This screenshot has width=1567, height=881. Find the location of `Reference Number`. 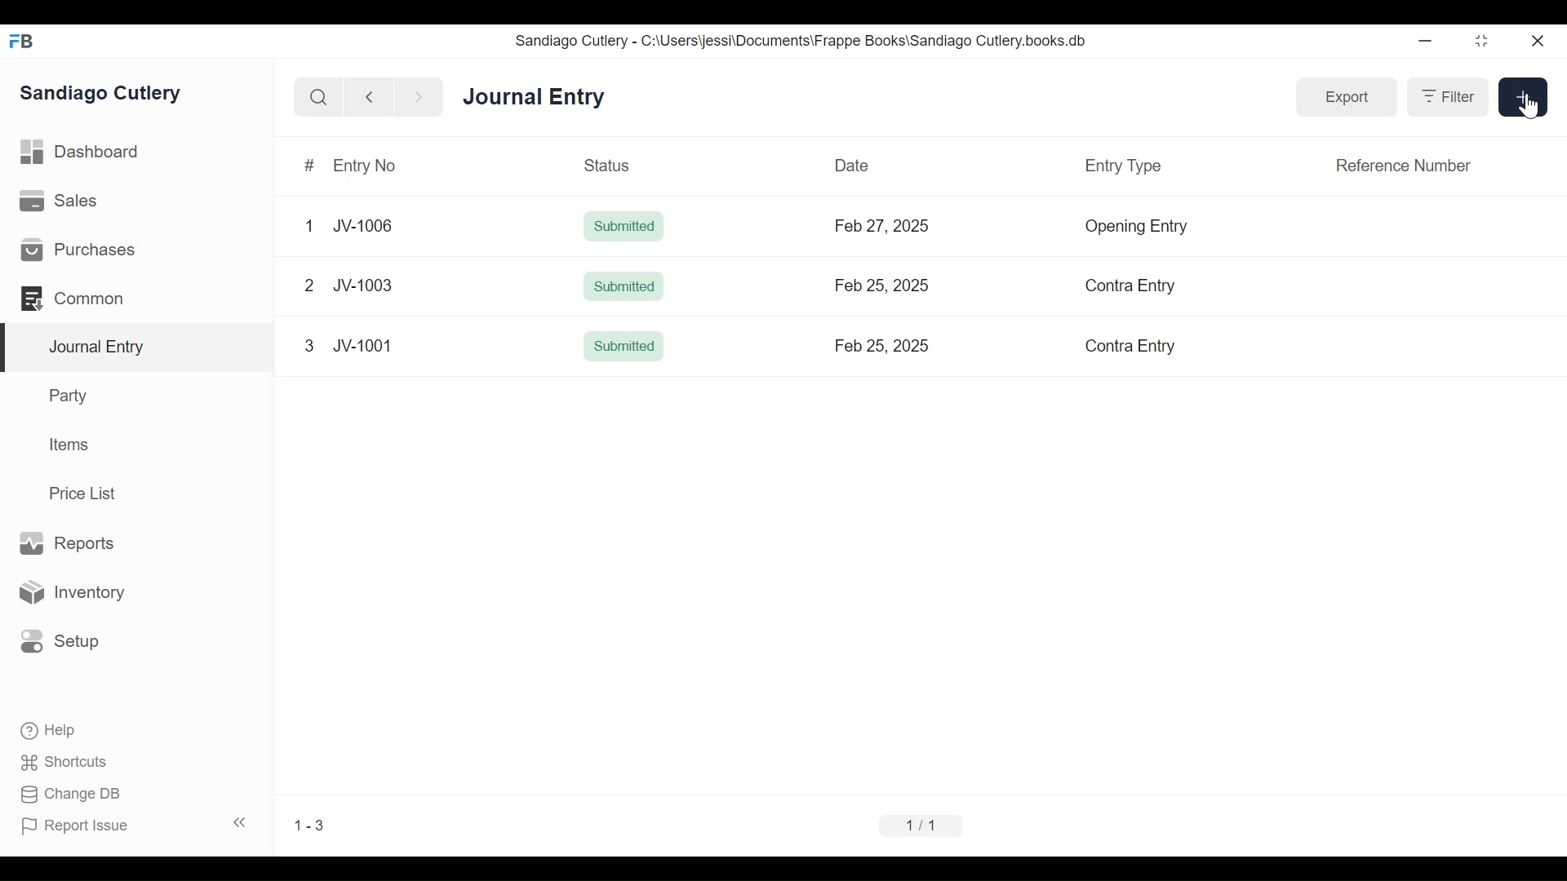

Reference Number is located at coordinates (1405, 164).